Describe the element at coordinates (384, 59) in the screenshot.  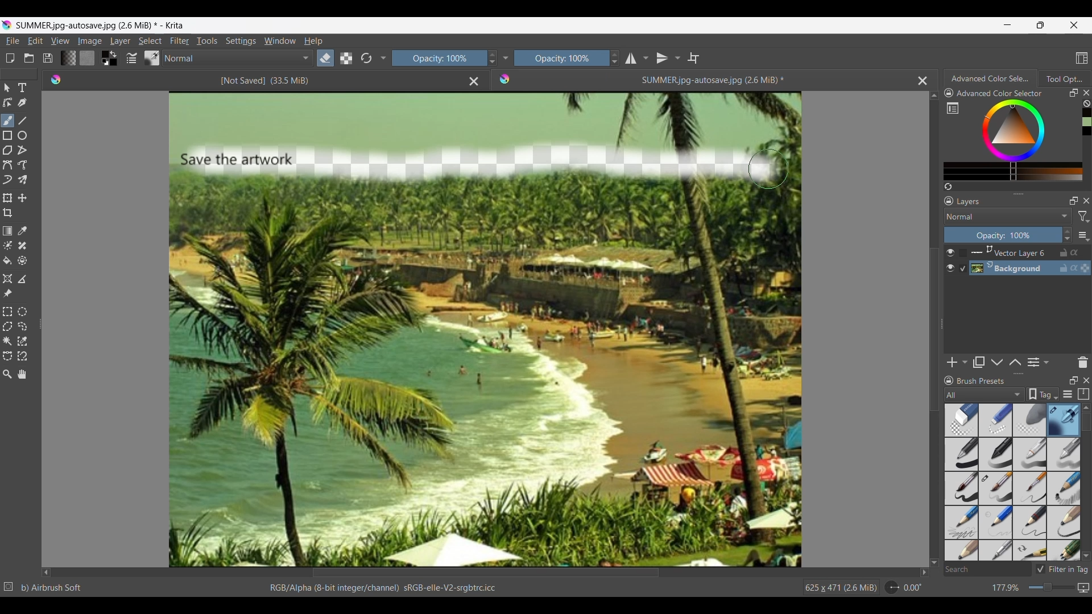
I see `Show/Hide tools` at that location.